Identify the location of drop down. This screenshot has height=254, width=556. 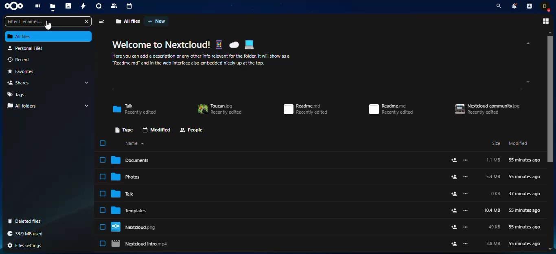
(86, 82).